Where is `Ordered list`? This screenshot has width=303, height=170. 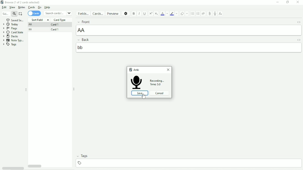
Ordered list is located at coordinates (198, 14).